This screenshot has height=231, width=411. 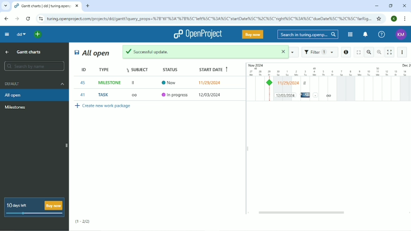 I want to click on New duration, so click(x=285, y=95).